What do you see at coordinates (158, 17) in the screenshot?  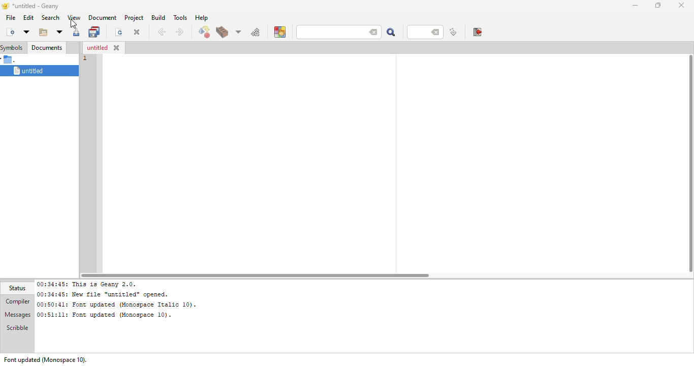 I see `build` at bounding box center [158, 17].